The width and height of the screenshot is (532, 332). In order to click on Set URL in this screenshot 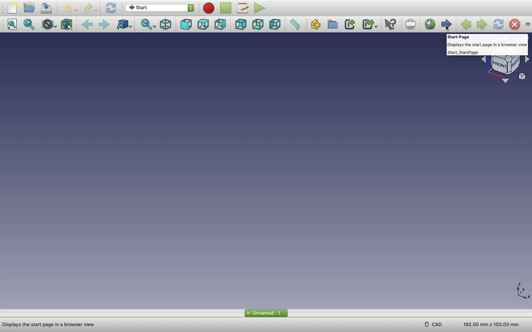, I will do `click(411, 25)`.